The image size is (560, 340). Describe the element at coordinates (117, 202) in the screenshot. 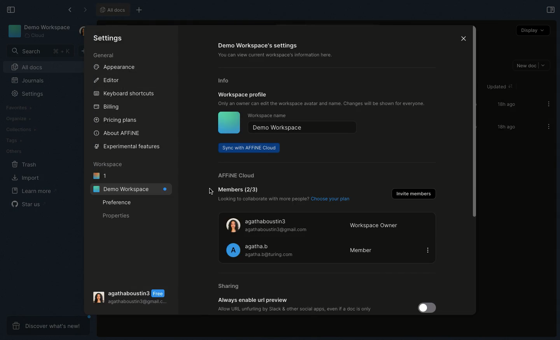

I see `Preference` at that location.